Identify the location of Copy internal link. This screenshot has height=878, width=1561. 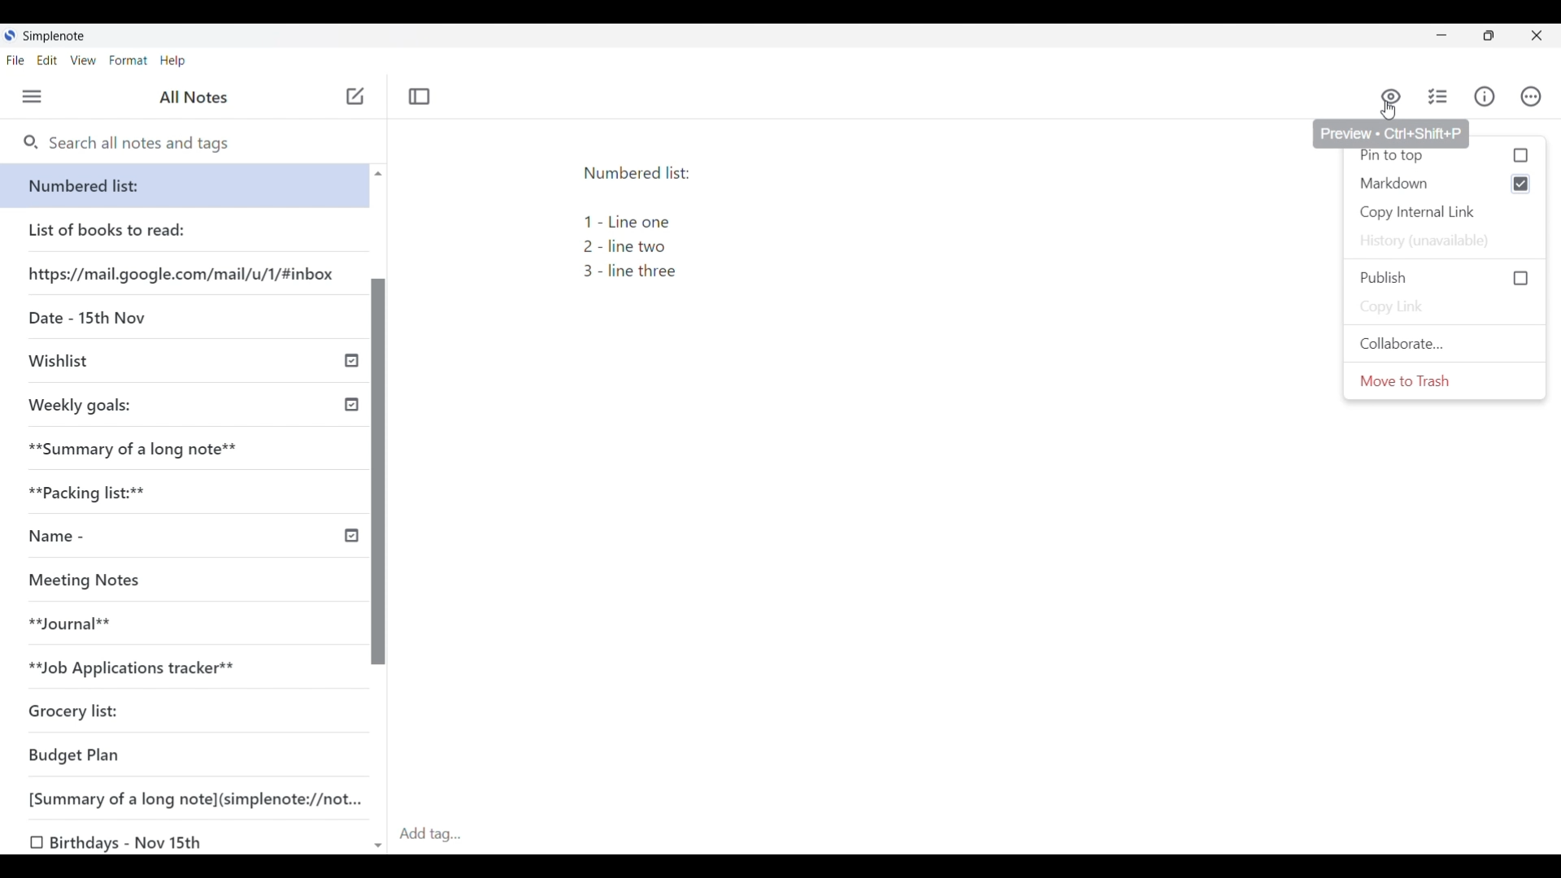
(1445, 212).